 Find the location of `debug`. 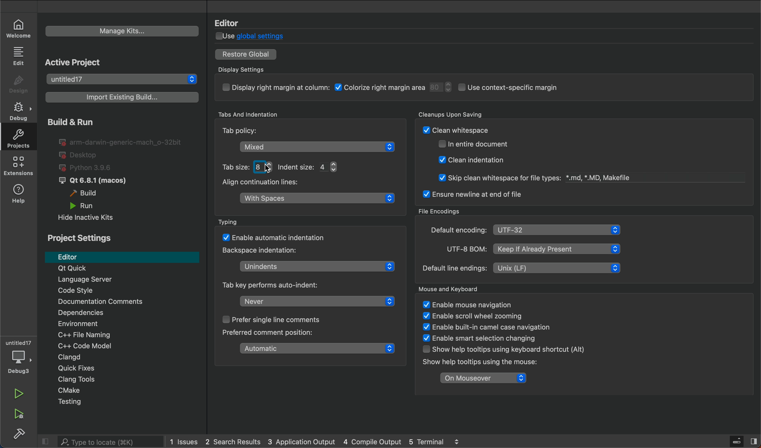

debug is located at coordinates (21, 111).